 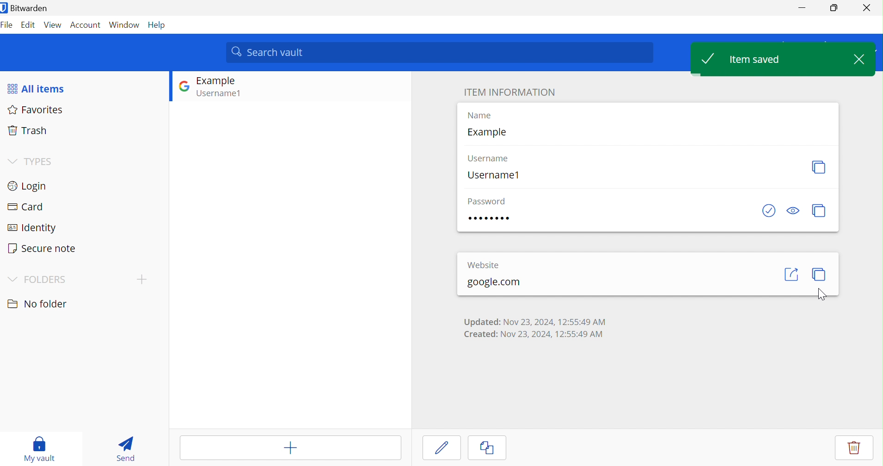 What do you see at coordinates (230, 88) in the screenshot?
I see `GOOGLE LOGIN ENTRY` at bounding box center [230, 88].